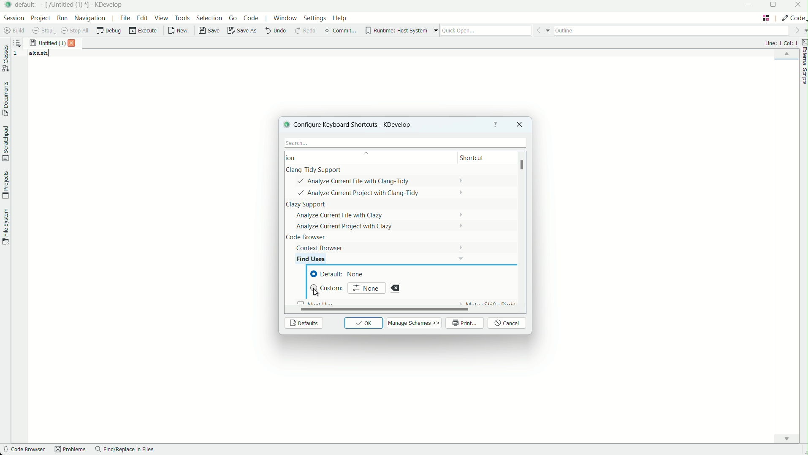 The width and height of the screenshot is (808, 455). I want to click on debug, so click(108, 31).